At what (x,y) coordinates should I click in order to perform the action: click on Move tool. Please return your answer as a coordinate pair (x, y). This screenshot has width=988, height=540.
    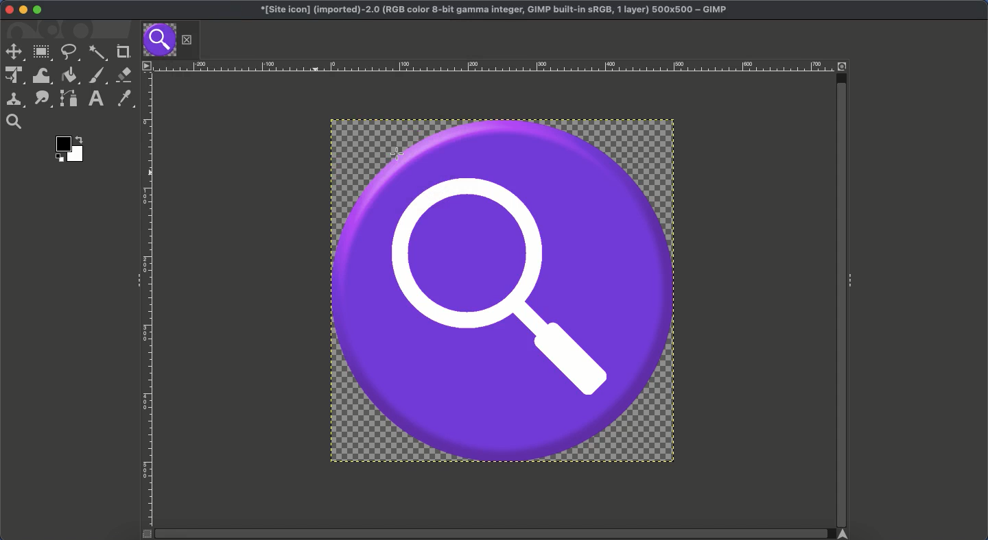
    Looking at the image, I should click on (14, 51).